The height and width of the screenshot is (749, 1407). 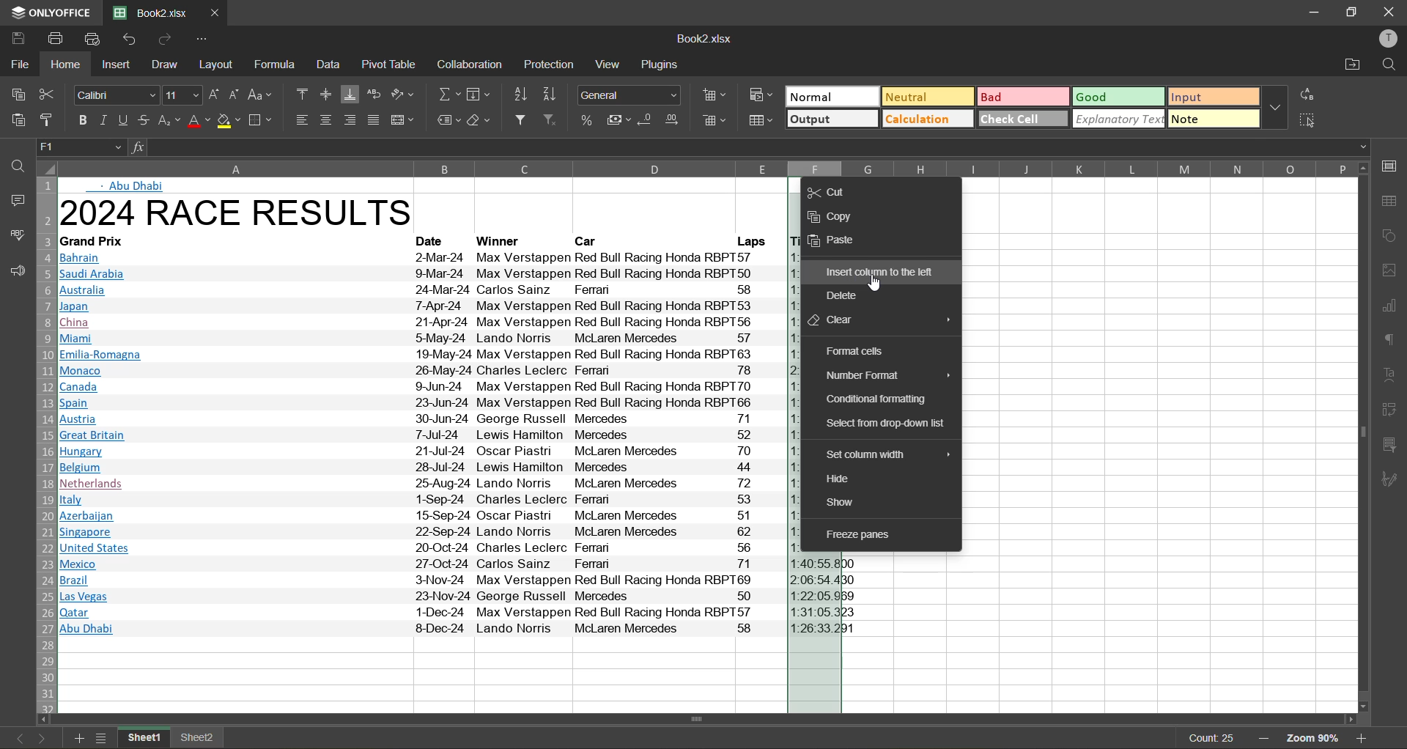 I want to click on quick print, so click(x=95, y=40).